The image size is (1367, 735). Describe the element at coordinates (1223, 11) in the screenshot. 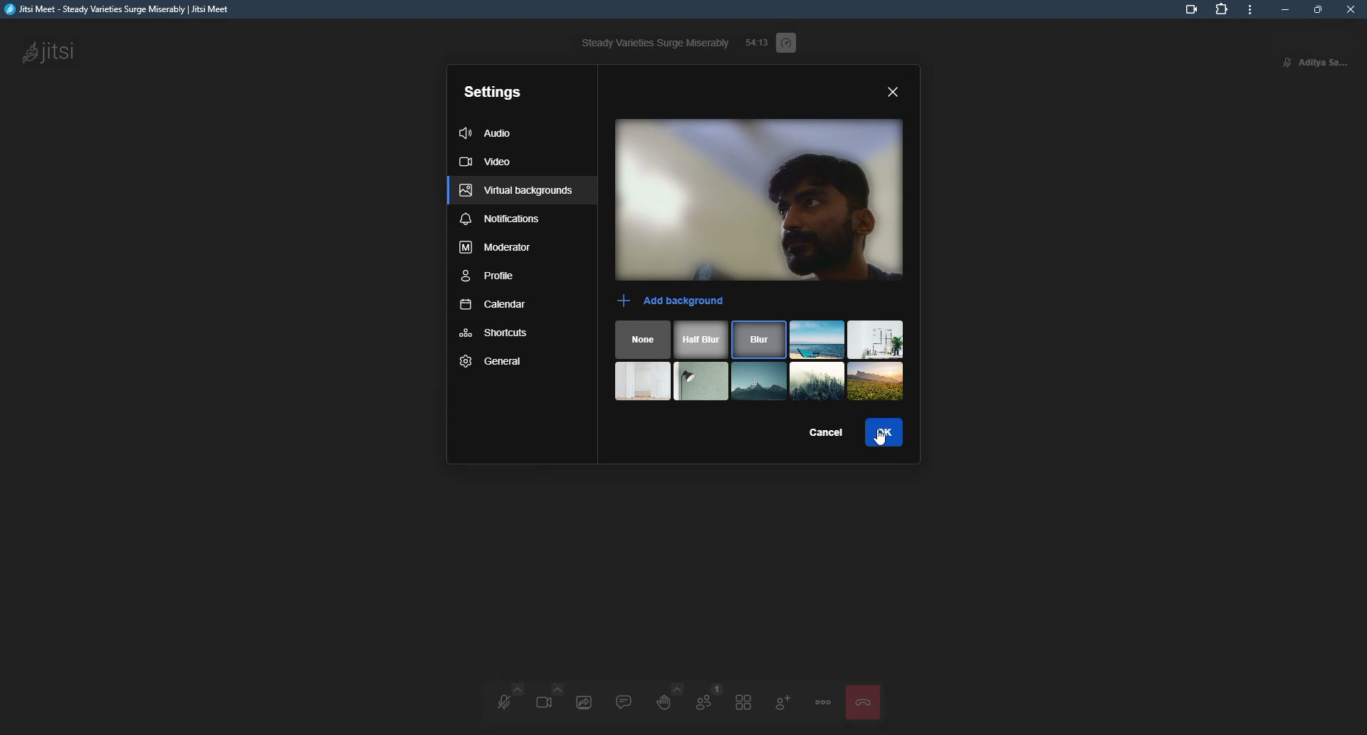

I see `extensions` at that location.